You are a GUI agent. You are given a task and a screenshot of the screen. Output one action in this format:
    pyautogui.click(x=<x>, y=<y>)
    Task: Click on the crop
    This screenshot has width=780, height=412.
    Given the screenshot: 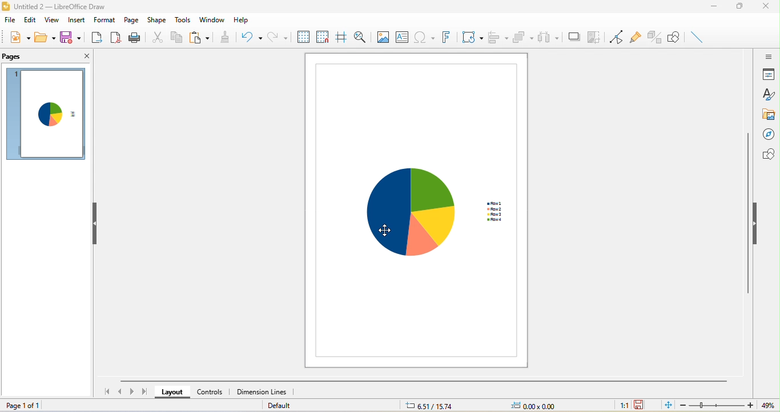 What is the action you would take?
    pyautogui.click(x=593, y=36)
    